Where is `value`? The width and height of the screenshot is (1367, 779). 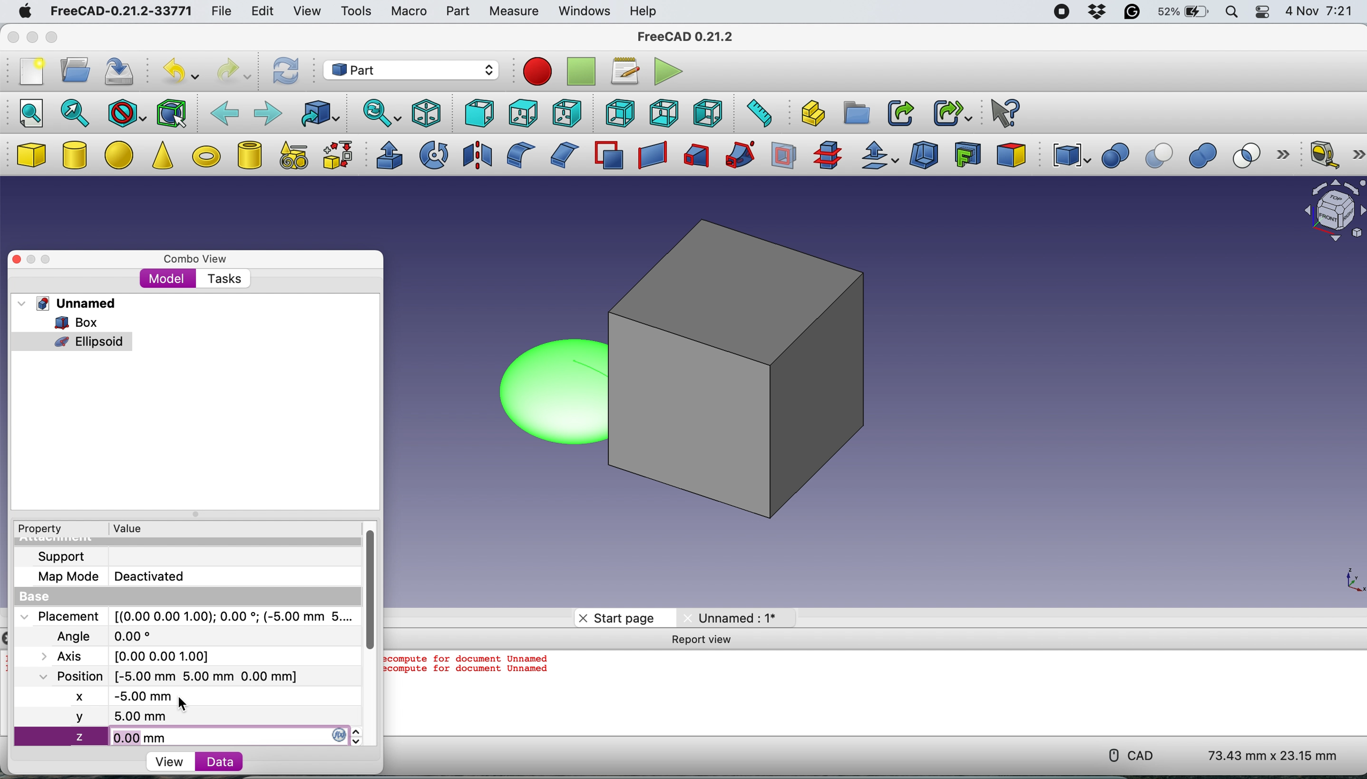 value is located at coordinates (126, 528).